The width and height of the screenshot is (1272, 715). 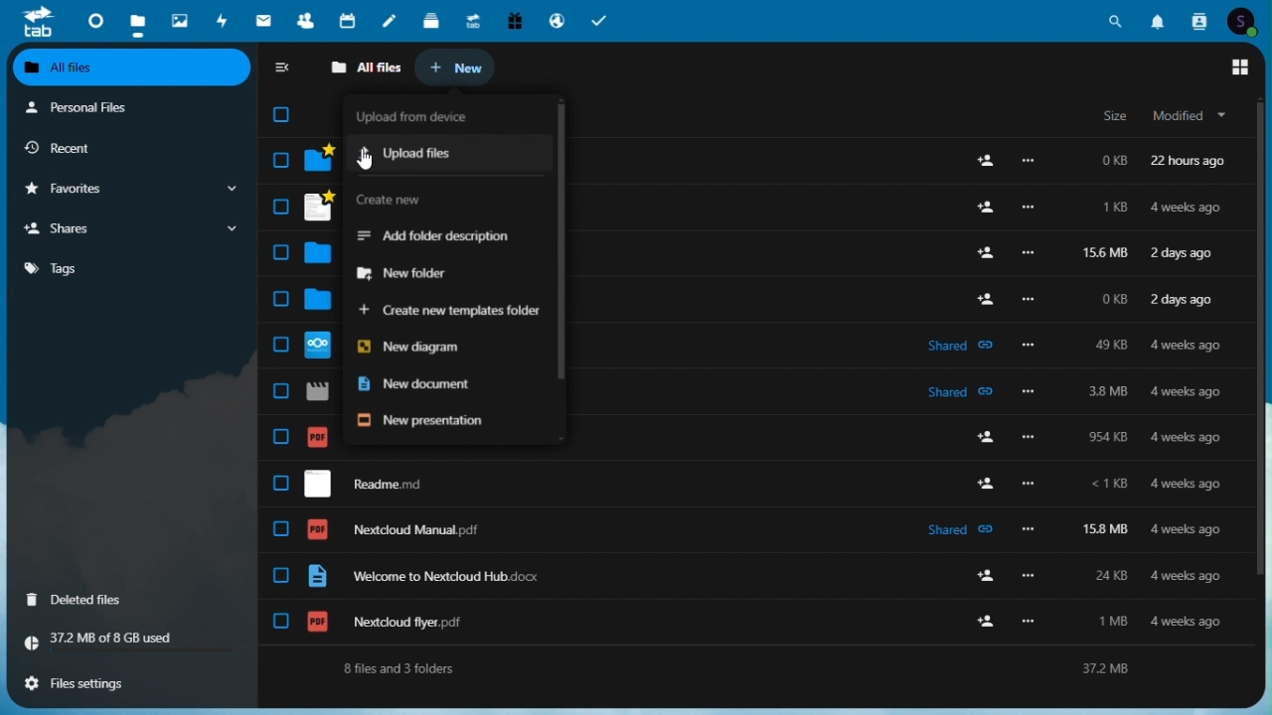 I want to click on check box, so click(x=280, y=483).